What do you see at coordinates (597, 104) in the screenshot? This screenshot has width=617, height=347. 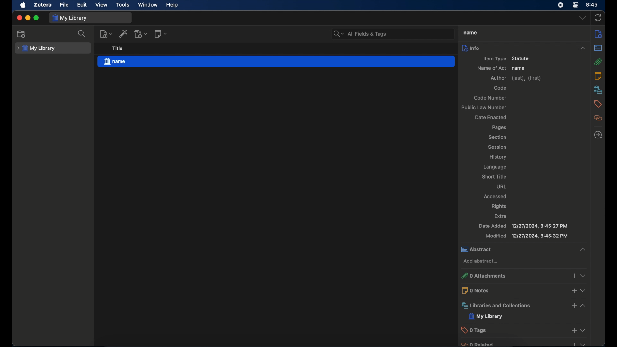 I see `tags` at bounding box center [597, 104].